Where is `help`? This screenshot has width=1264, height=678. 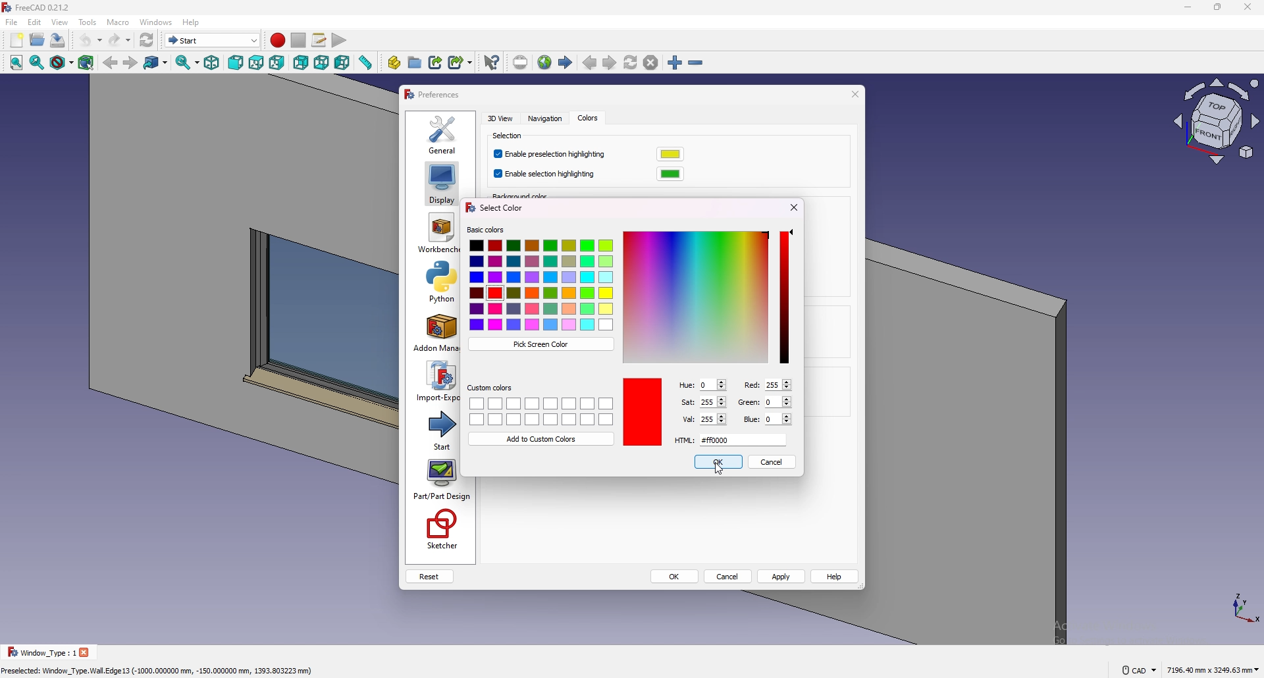
help is located at coordinates (835, 577).